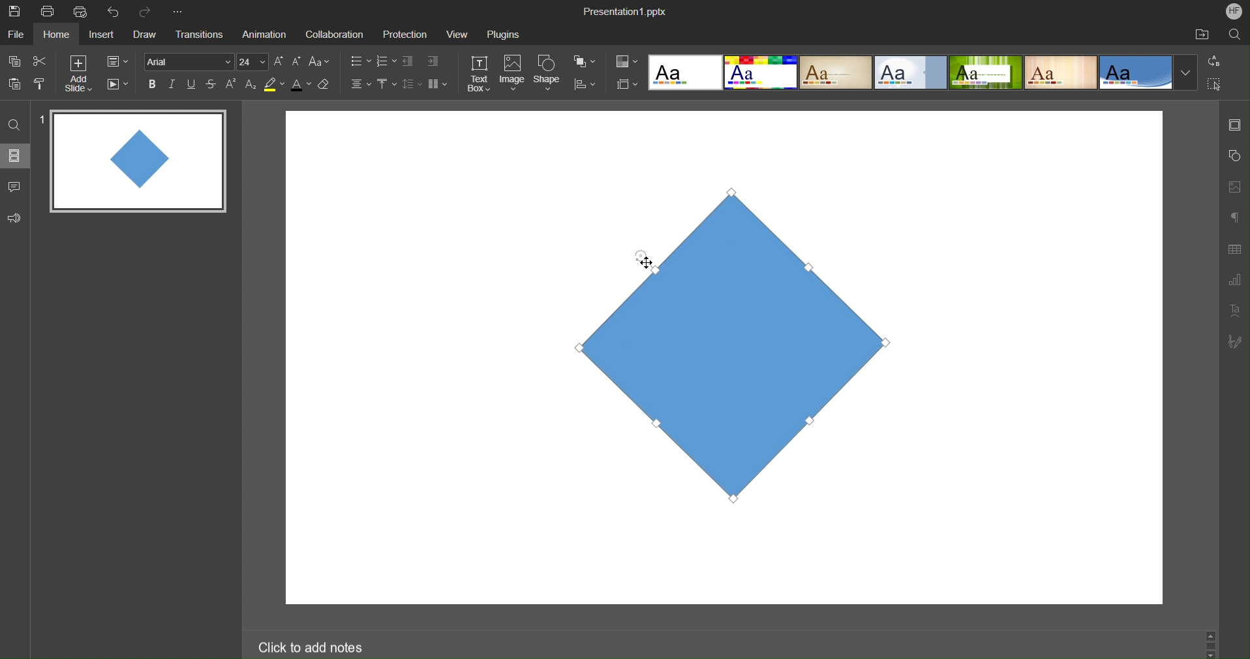 The image size is (1250, 659). What do you see at coordinates (458, 32) in the screenshot?
I see `View` at bounding box center [458, 32].